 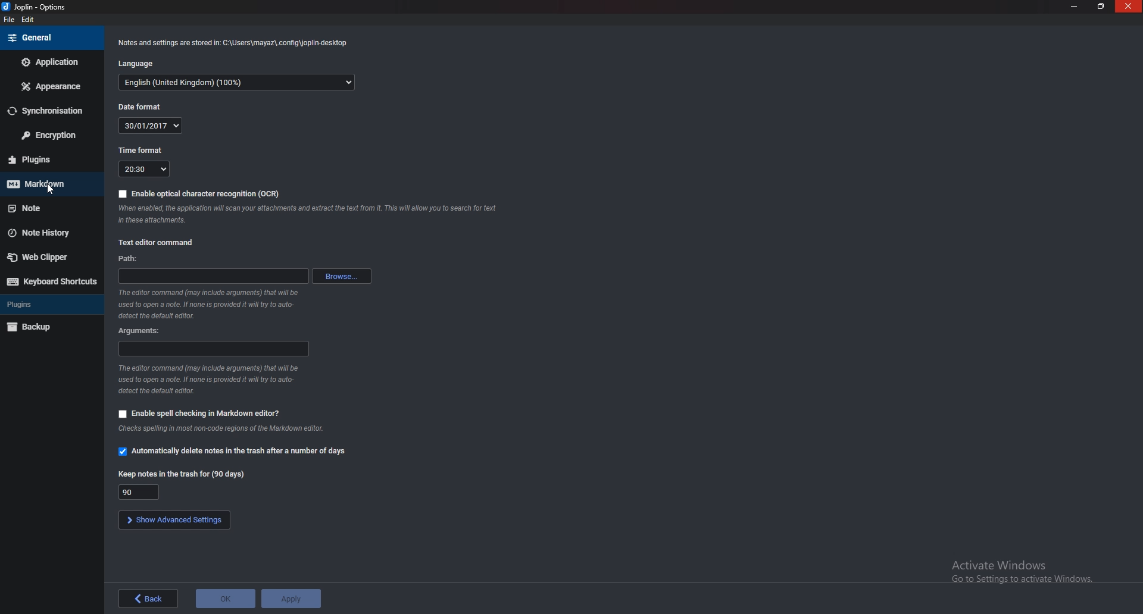 What do you see at coordinates (144, 168) in the screenshot?
I see `20:30` at bounding box center [144, 168].